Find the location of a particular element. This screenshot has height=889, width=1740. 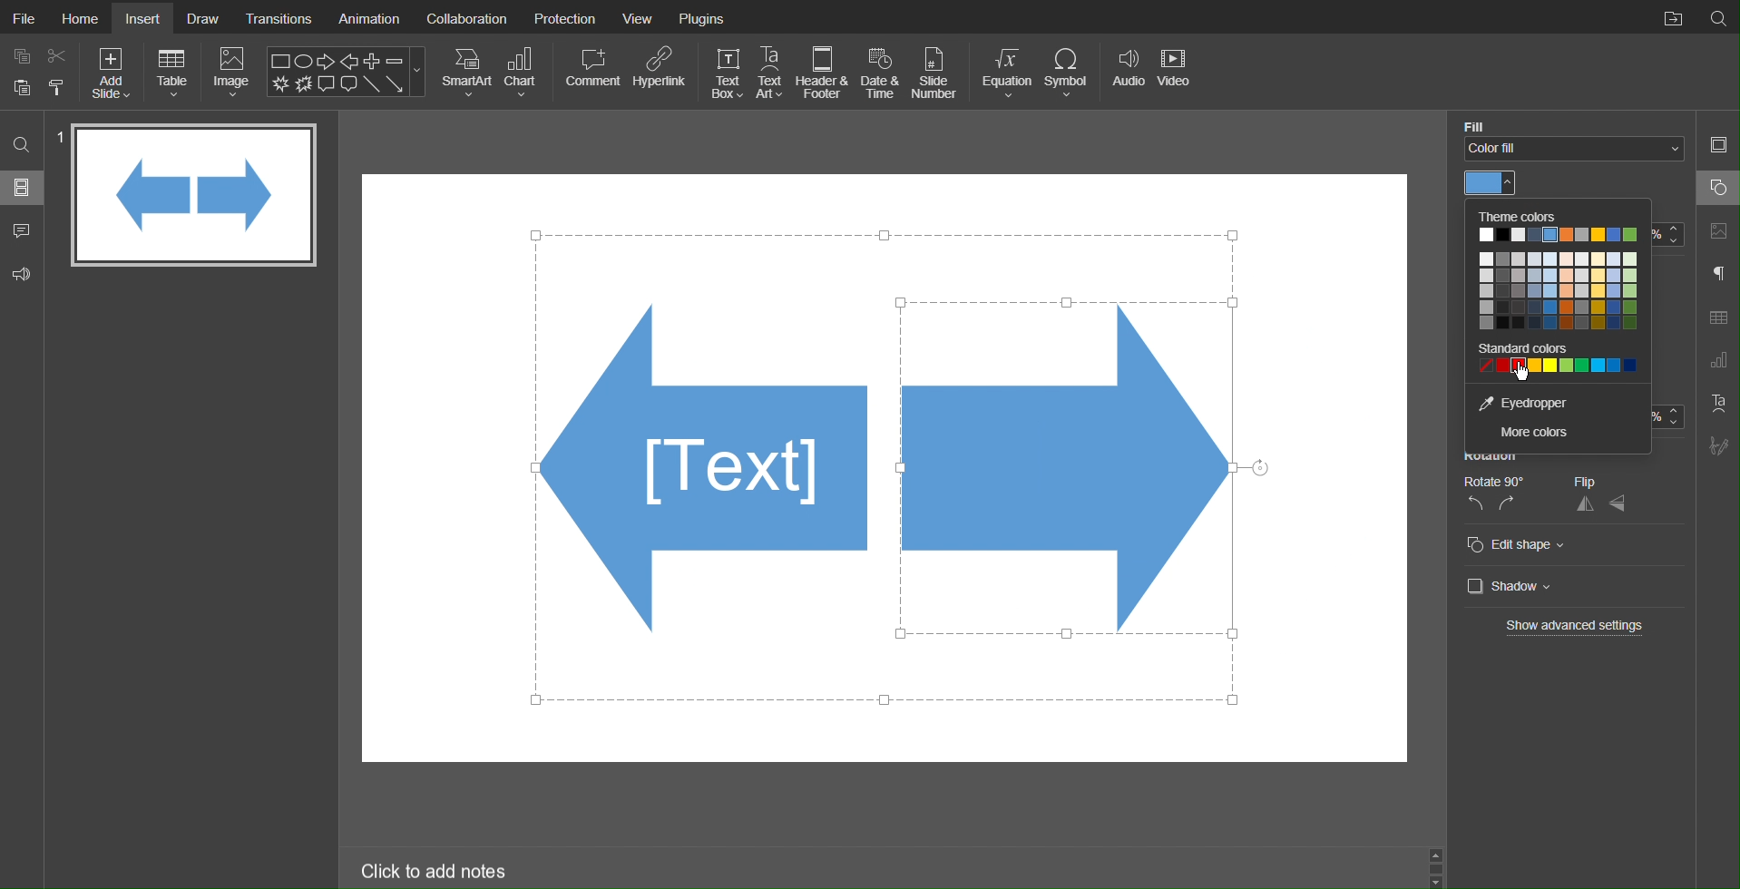

More colors is located at coordinates (1548, 430).